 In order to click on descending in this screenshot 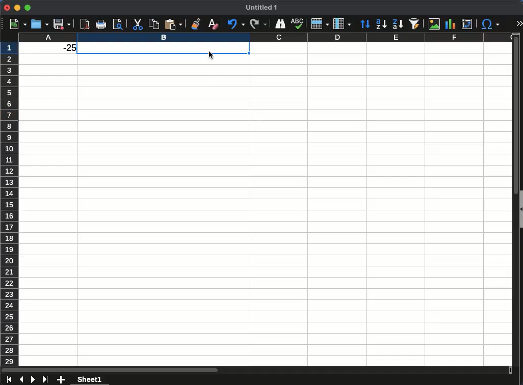, I will do `click(399, 24)`.